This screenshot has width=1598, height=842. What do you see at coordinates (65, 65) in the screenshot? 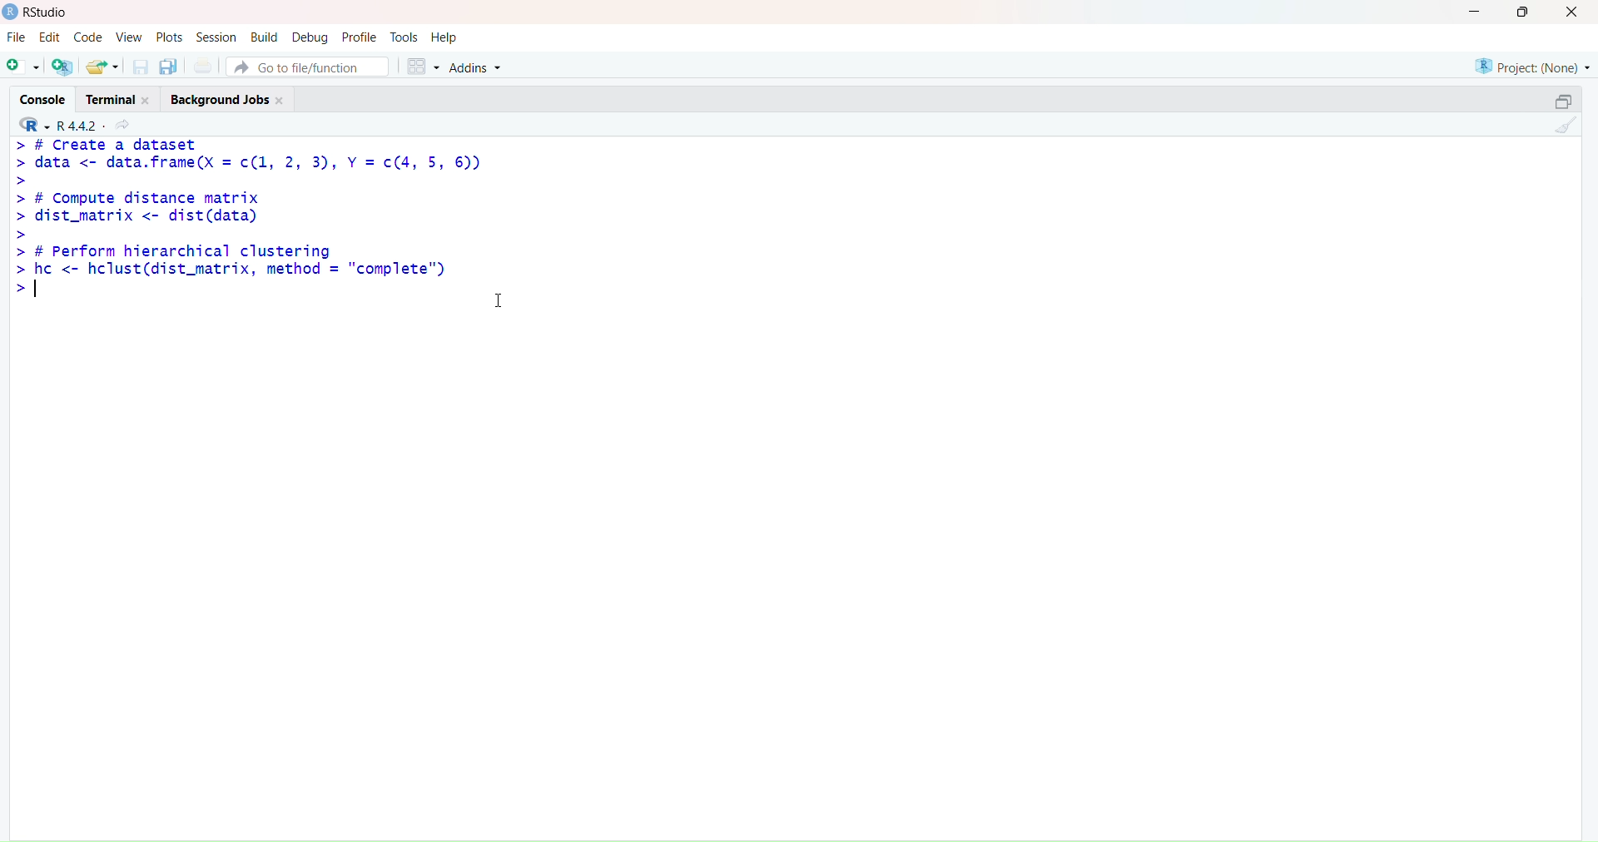
I see `Create a project` at bounding box center [65, 65].